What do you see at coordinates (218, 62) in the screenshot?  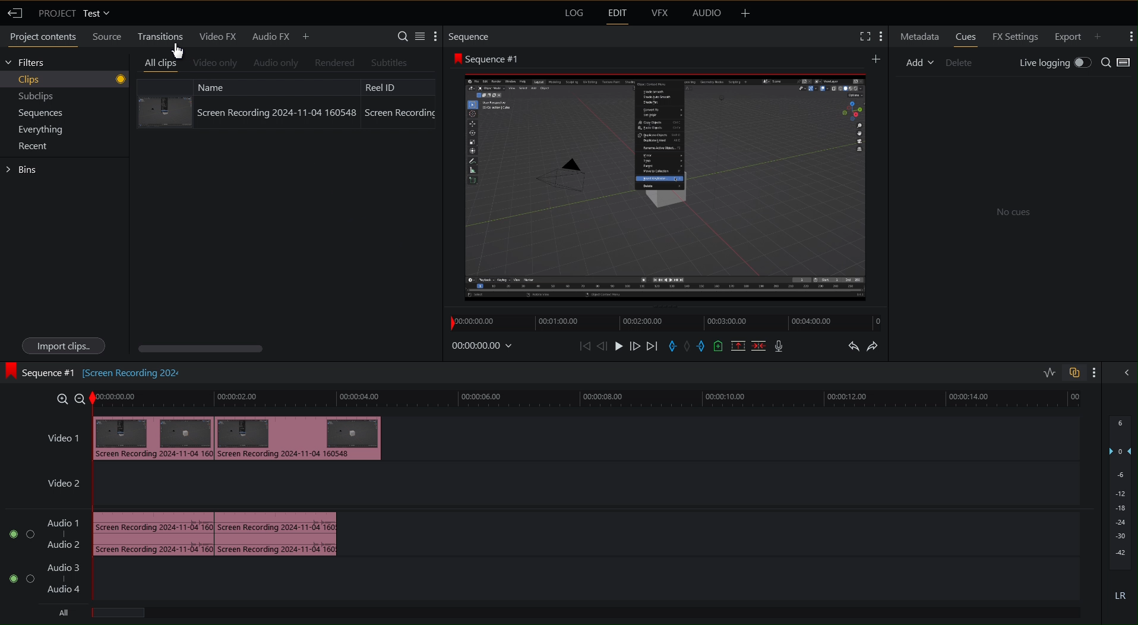 I see `Video only` at bounding box center [218, 62].